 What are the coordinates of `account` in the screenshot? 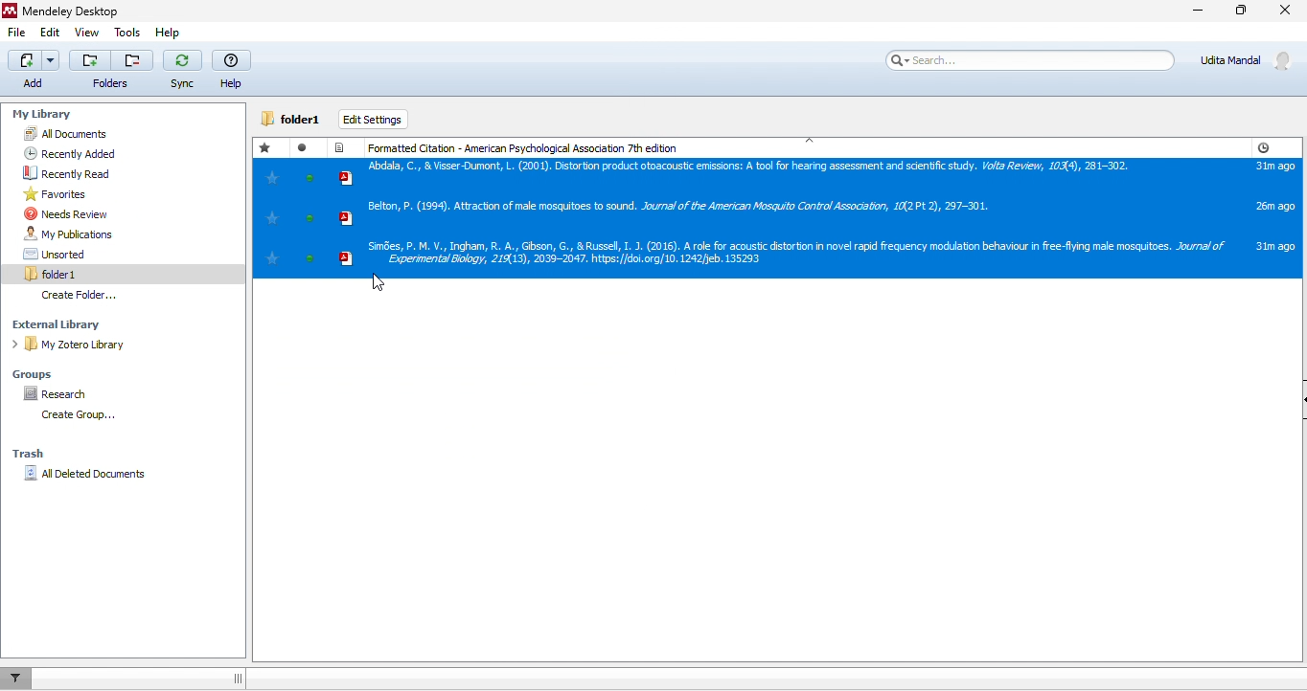 It's located at (1249, 60).